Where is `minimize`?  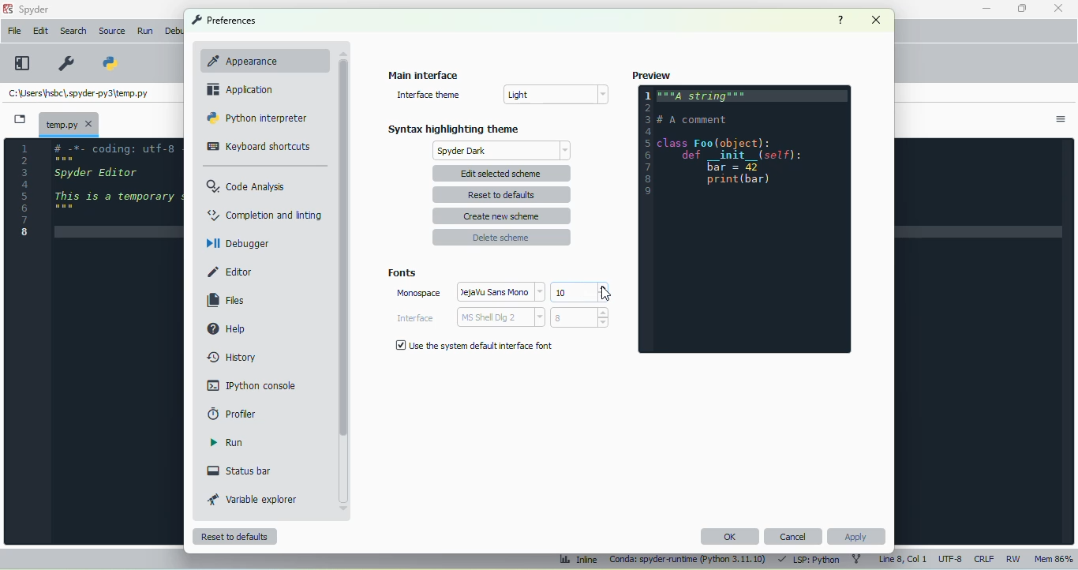 minimize is located at coordinates (987, 9).